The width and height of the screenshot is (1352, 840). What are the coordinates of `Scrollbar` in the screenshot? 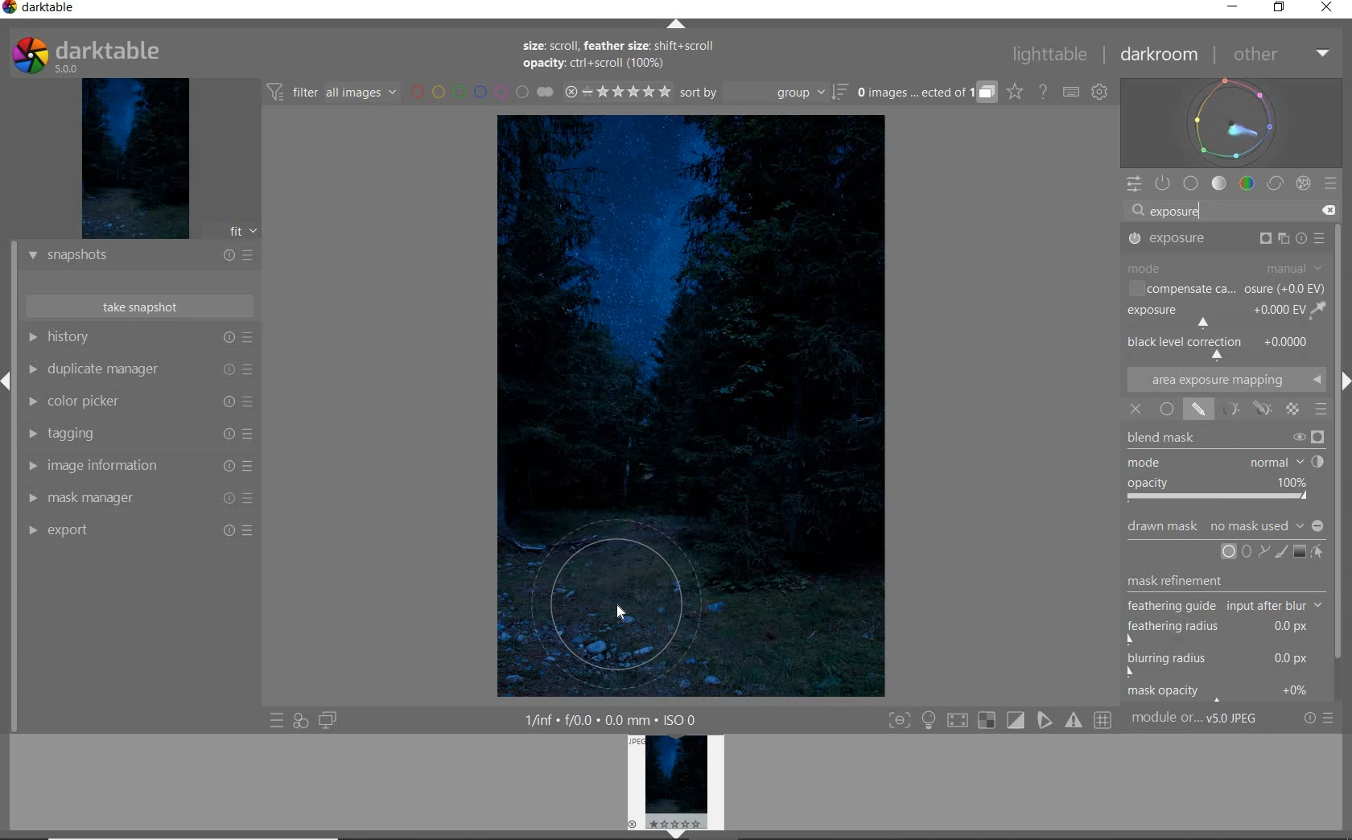 It's located at (1344, 546).